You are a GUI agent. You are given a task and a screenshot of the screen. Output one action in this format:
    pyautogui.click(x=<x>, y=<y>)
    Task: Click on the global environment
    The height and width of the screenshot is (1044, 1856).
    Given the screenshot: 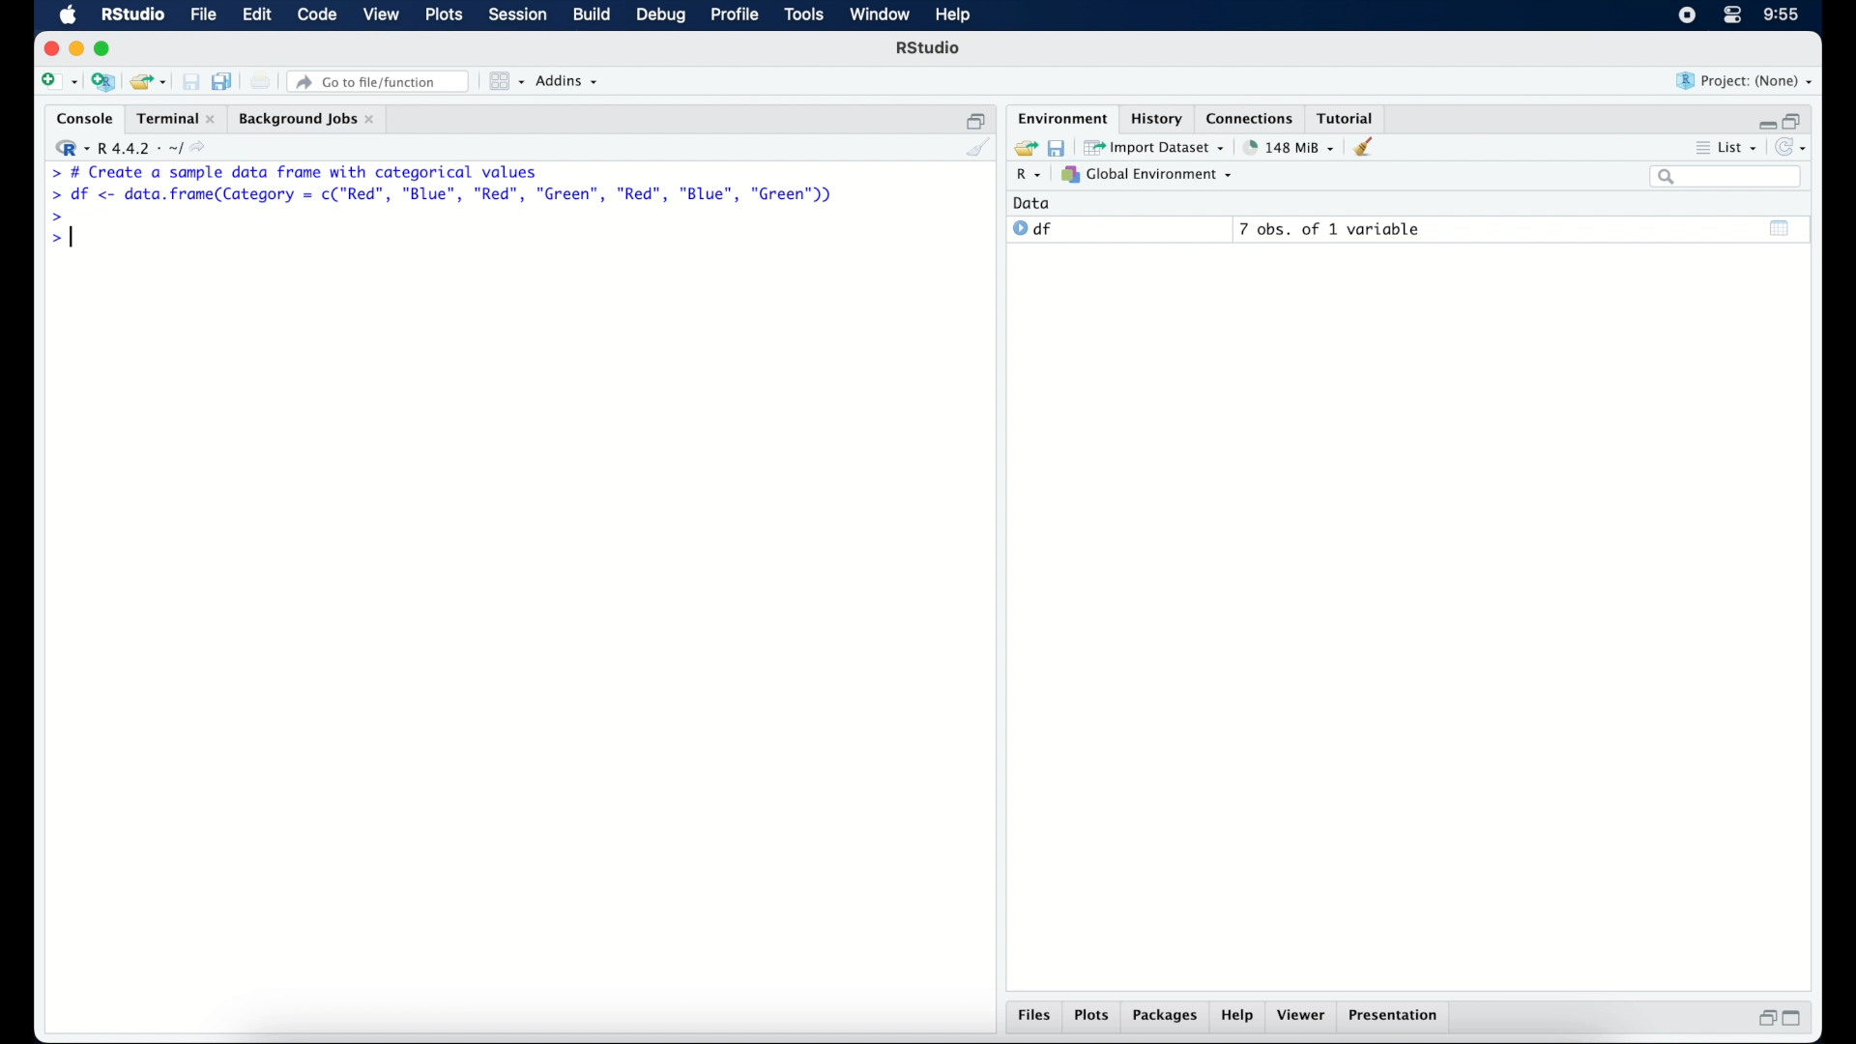 What is the action you would take?
    pyautogui.click(x=1153, y=175)
    